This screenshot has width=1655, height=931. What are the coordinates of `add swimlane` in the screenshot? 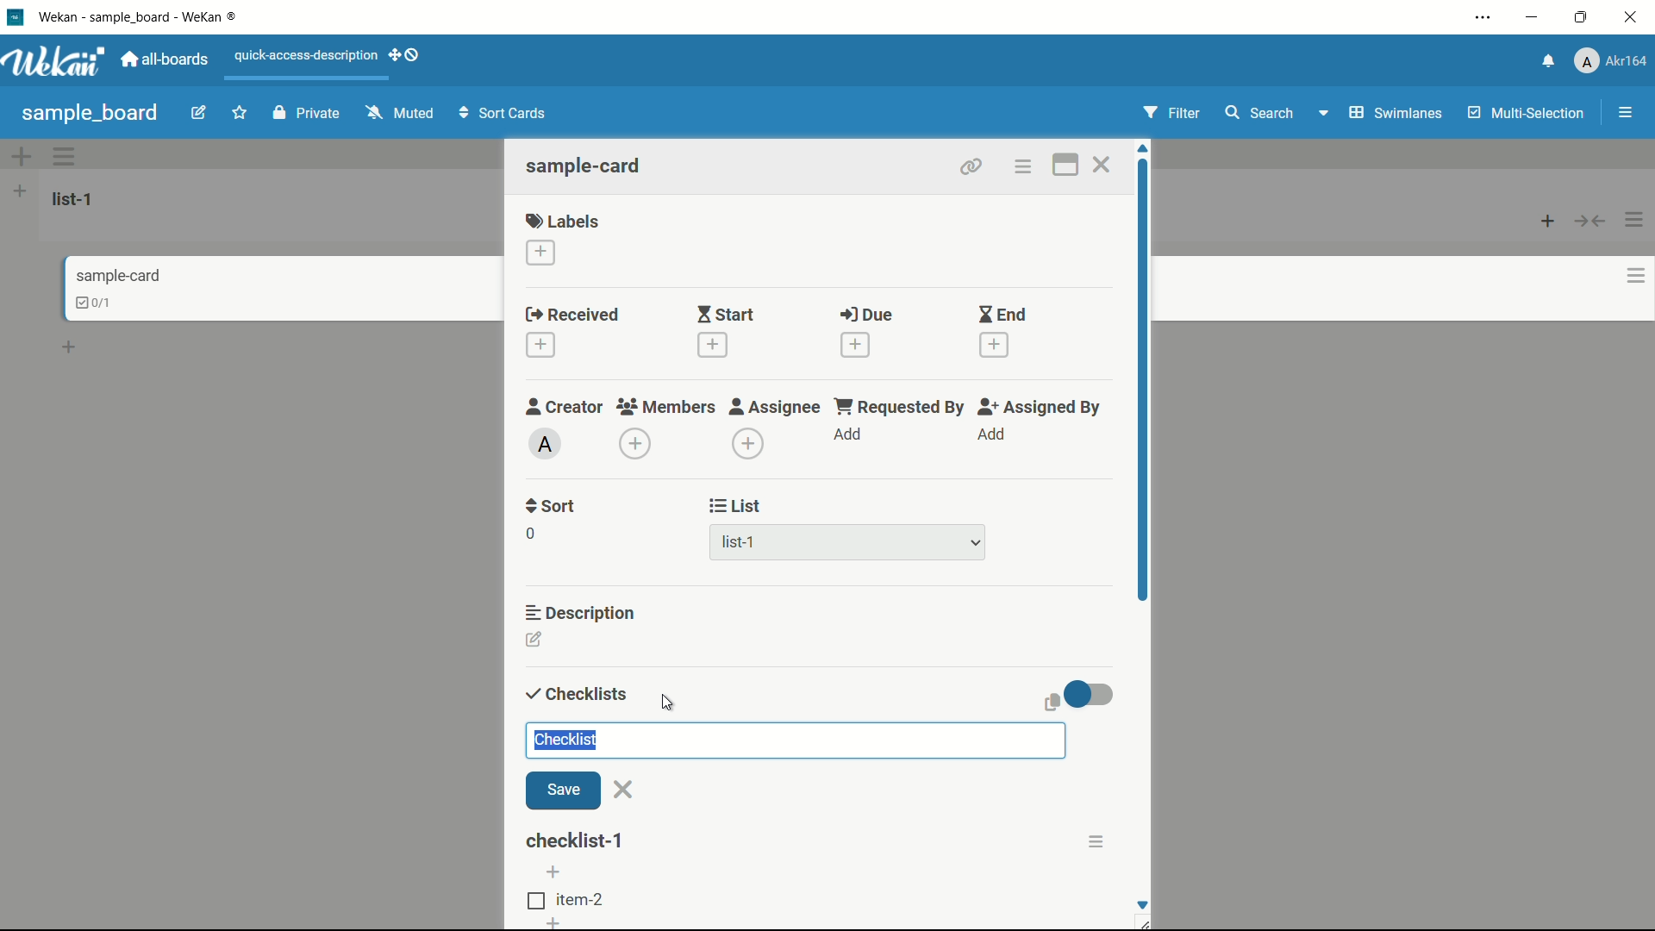 It's located at (20, 156).